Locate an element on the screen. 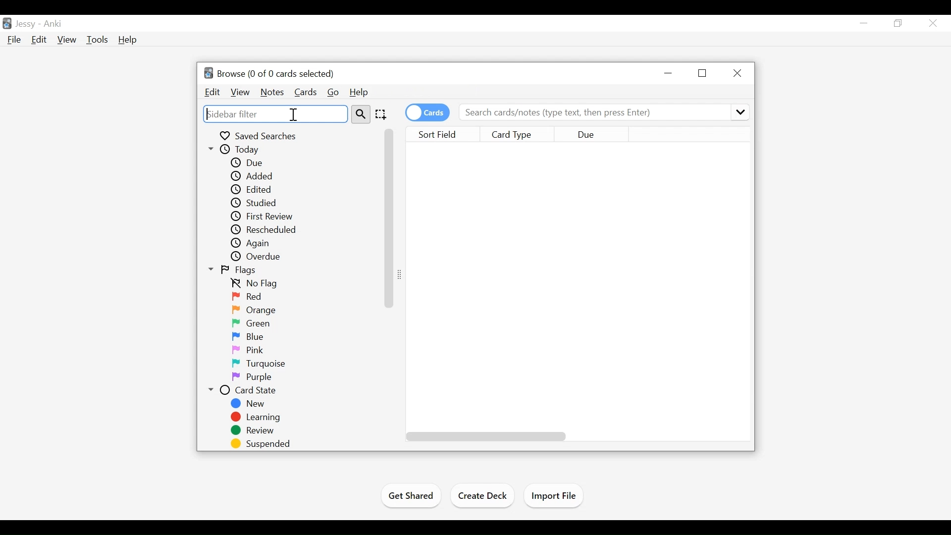 Image resolution: width=951 pixels, height=535 pixels. Turquoise is located at coordinates (261, 363).